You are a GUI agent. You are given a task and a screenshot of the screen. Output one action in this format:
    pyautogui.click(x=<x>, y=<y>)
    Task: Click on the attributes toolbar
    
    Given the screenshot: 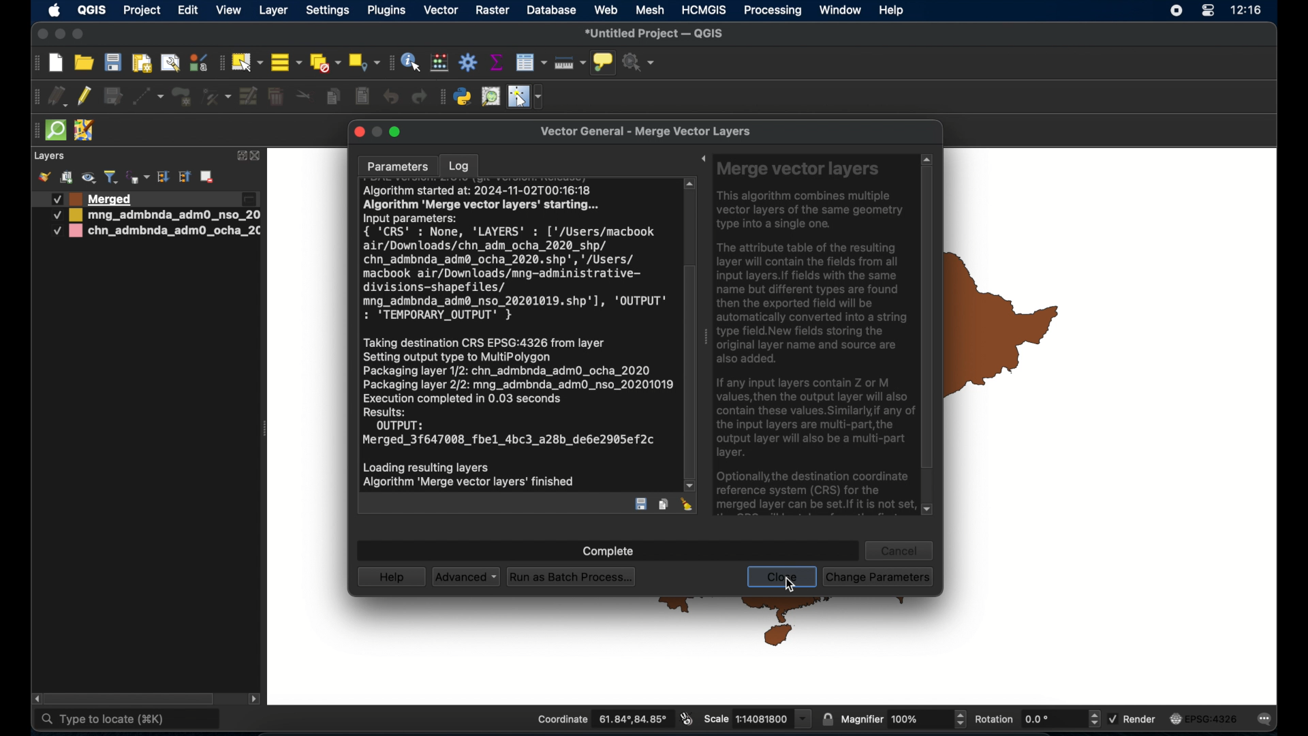 What is the action you would take?
    pyautogui.click(x=389, y=63)
    